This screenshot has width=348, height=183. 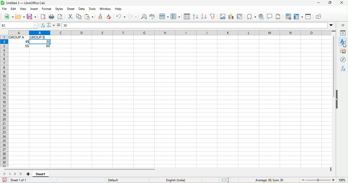 I want to click on 45, so click(x=24, y=42).